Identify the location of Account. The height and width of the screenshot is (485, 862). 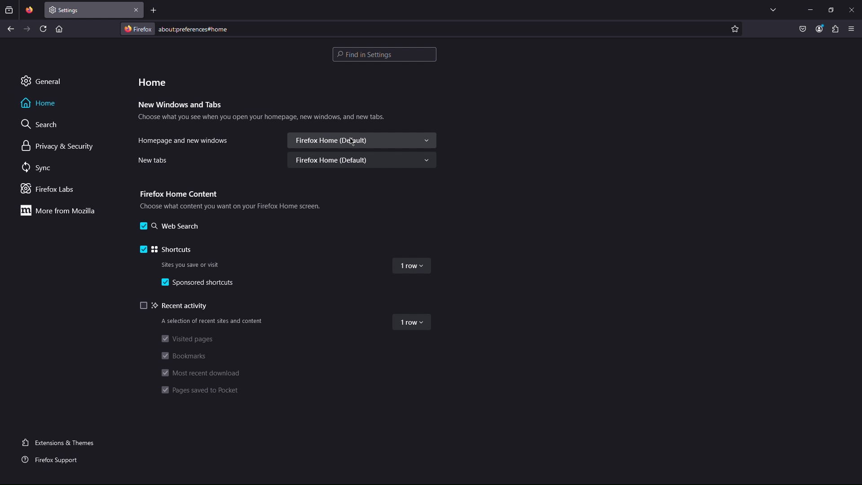
(819, 30).